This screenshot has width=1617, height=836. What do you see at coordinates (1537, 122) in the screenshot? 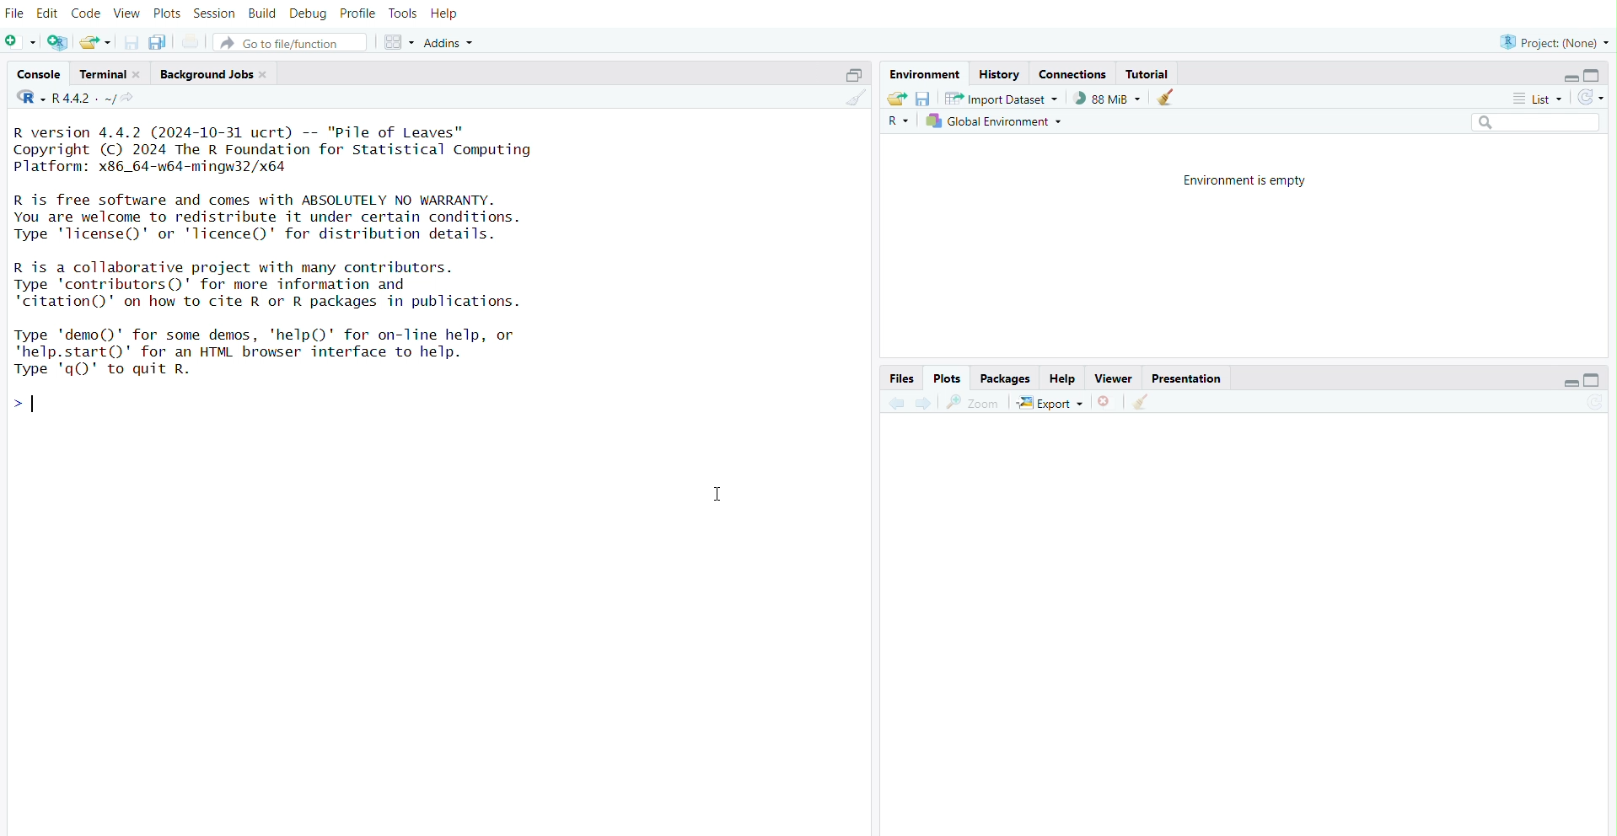
I see `search field` at bounding box center [1537, 122].